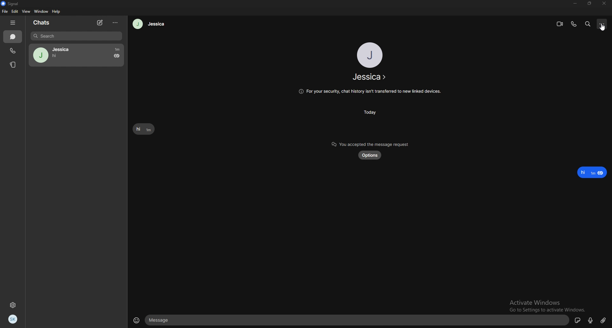 The image size is (612, 328). What do you see at coordinates (45, 22) in the screenshot?
I see `chats` at bounding box center [45, 22].